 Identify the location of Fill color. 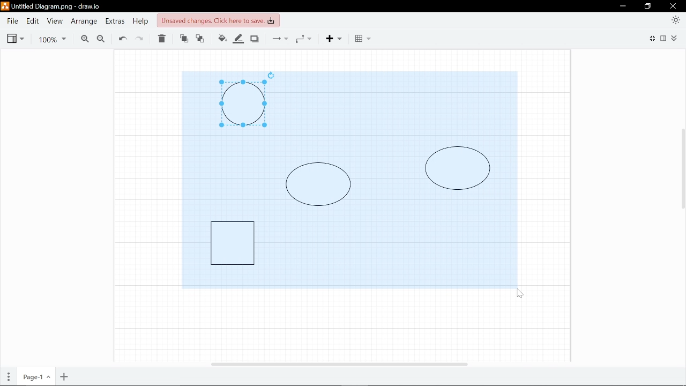
(222, 38).